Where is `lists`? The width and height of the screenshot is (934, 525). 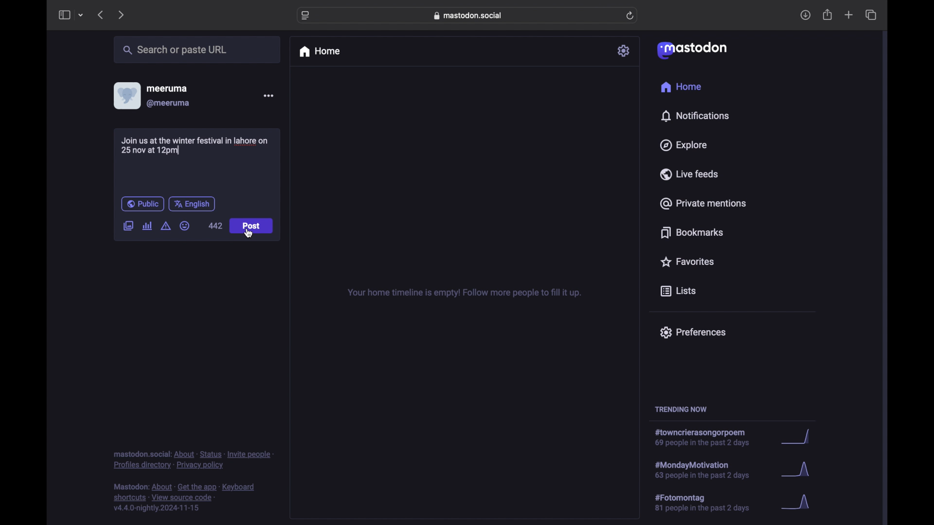
lists is located at coordinates (678, 292).